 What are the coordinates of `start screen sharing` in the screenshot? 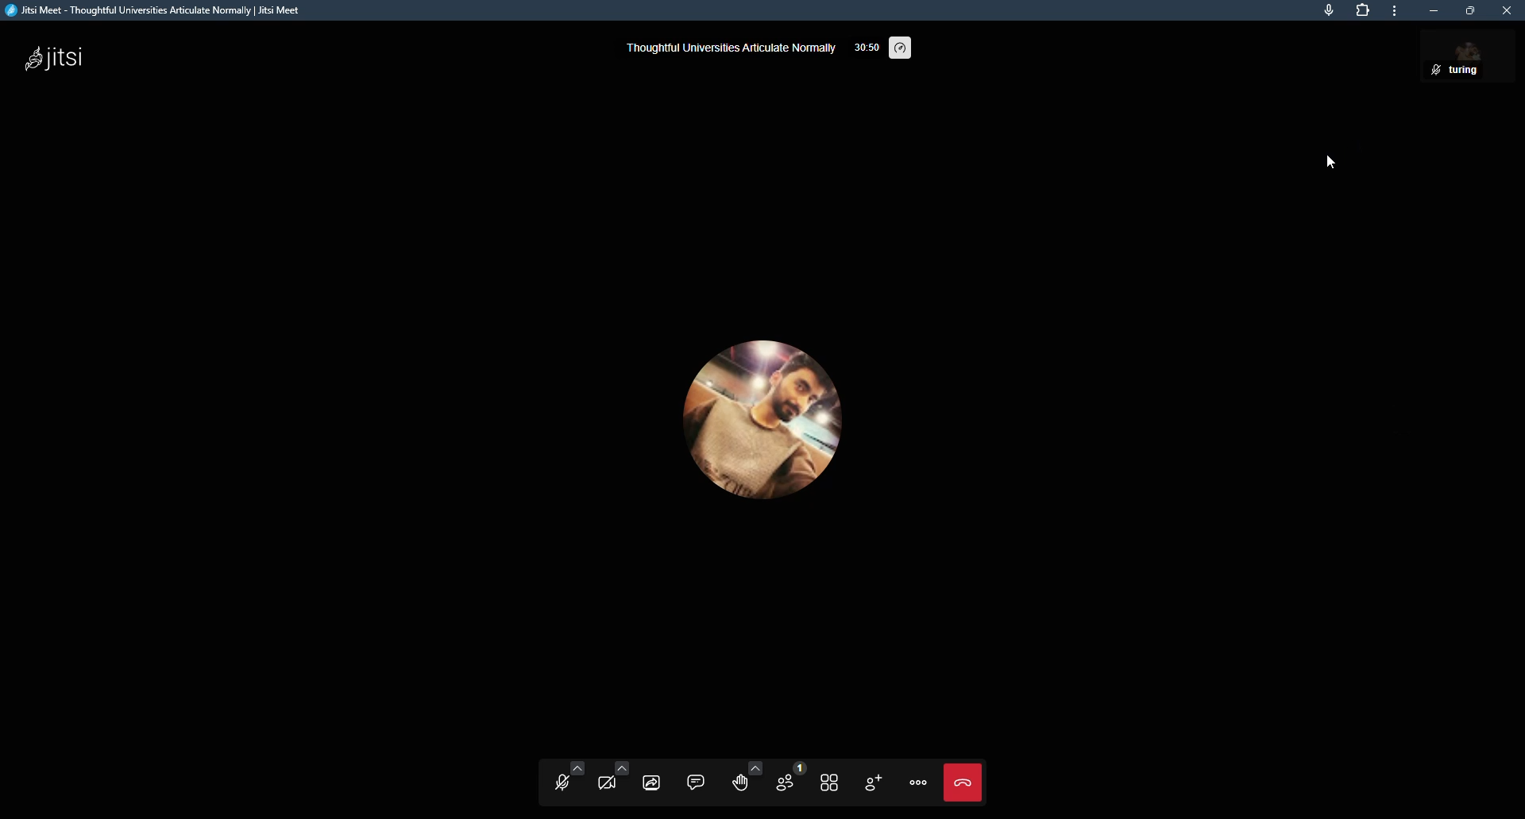 It's located at (654, 779).